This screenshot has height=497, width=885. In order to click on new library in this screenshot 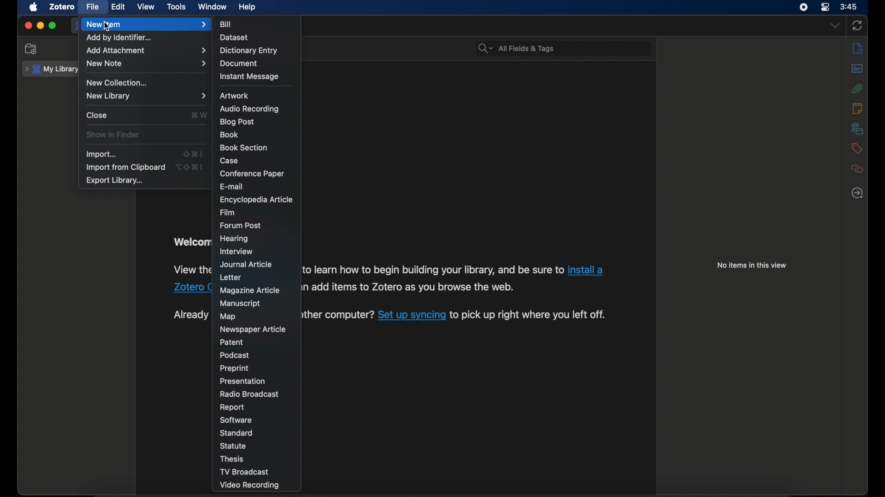, I will do `click(146, 96)`.